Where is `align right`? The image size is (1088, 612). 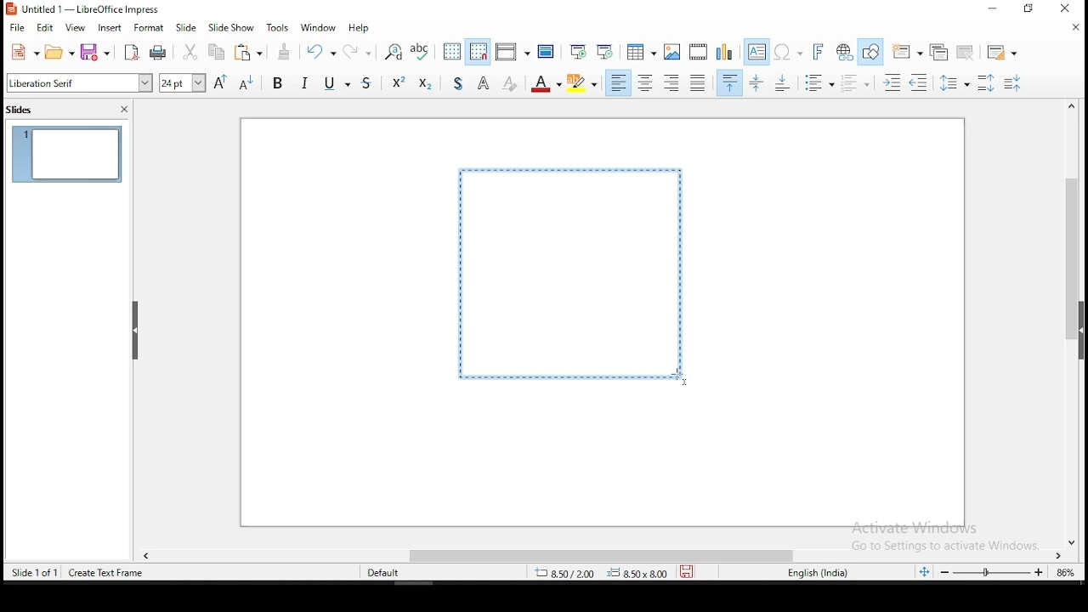 align right is located at coordinates (673, 84).